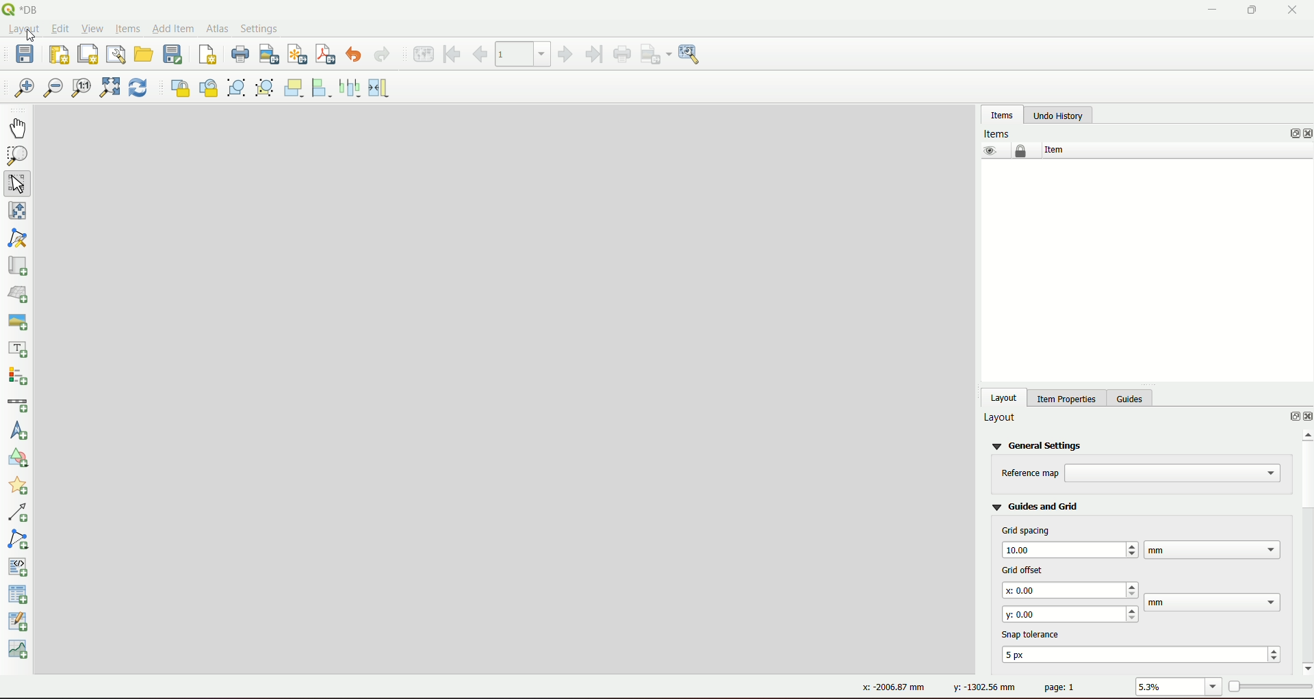 Image resolution: width=1314 pixels, height=699 pixels. I want to click on Items, so click(999, 133).